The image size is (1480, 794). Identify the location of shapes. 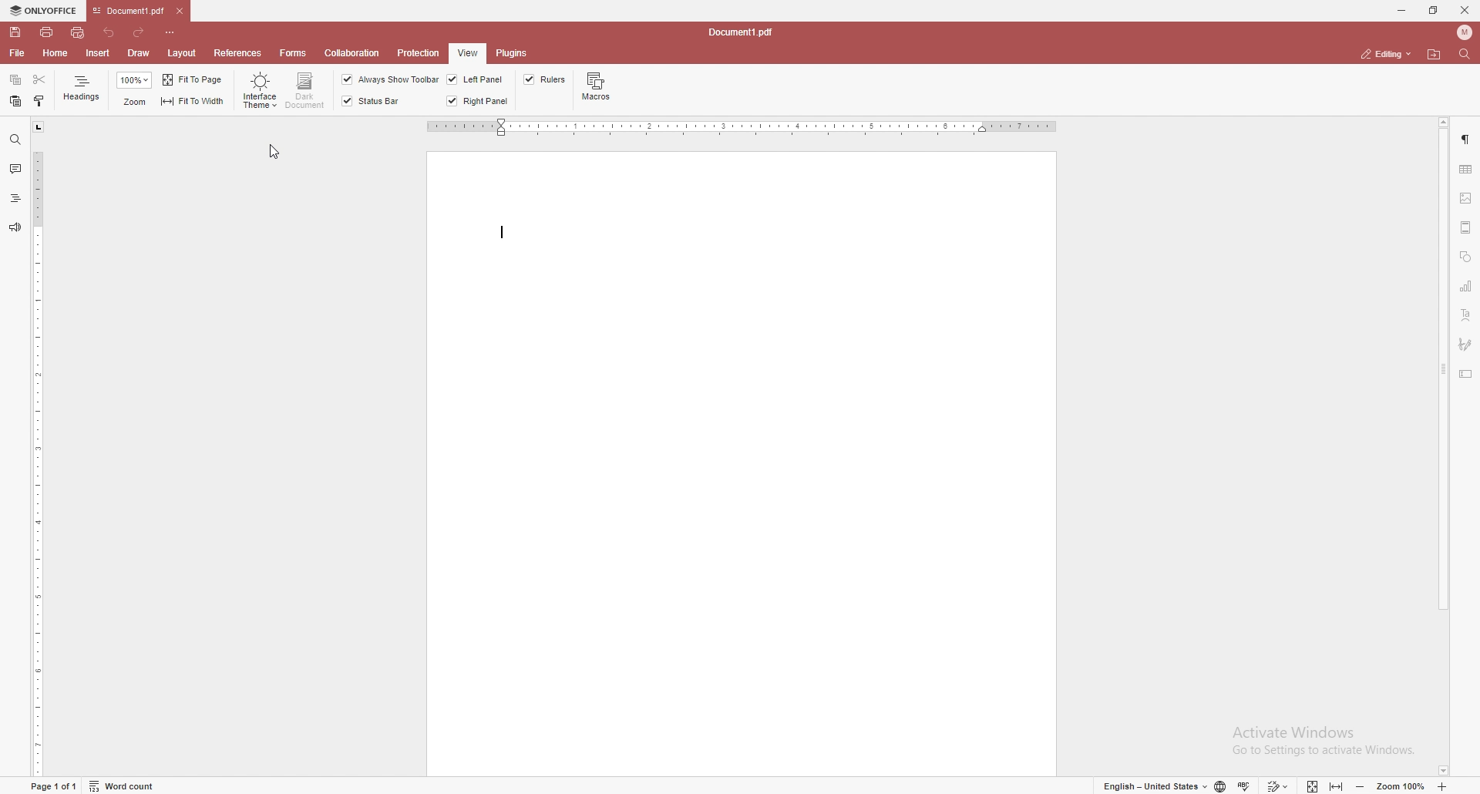
(1465, 257).